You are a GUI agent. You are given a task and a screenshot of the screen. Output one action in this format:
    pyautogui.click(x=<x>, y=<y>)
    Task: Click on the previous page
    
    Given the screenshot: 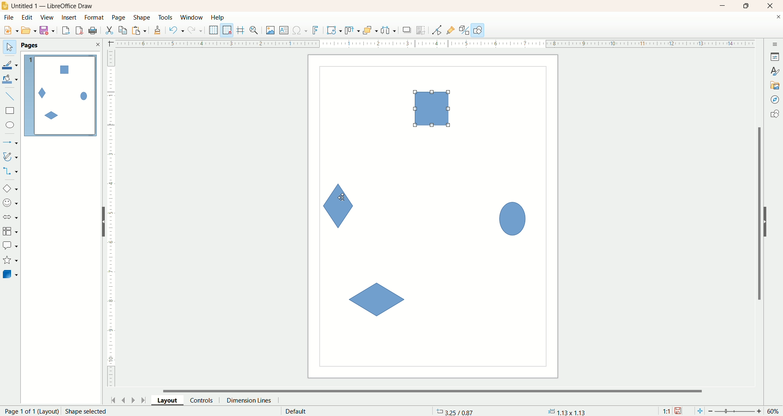 What is the action you would take?
    pyautogui.click(x=123, y=399)
    